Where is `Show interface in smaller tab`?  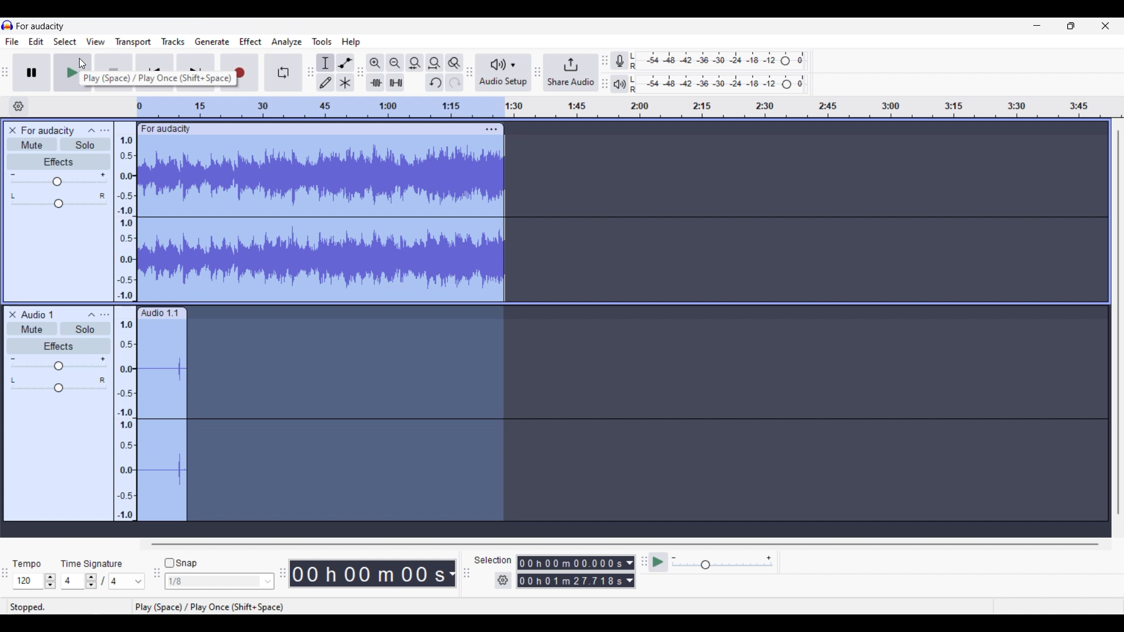
Show interface in smaller tab is located at coordinates (1071, 26).